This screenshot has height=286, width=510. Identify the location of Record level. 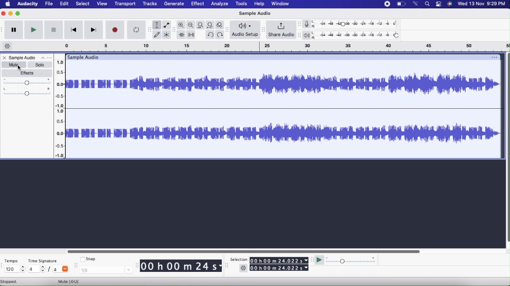
(357, 24).